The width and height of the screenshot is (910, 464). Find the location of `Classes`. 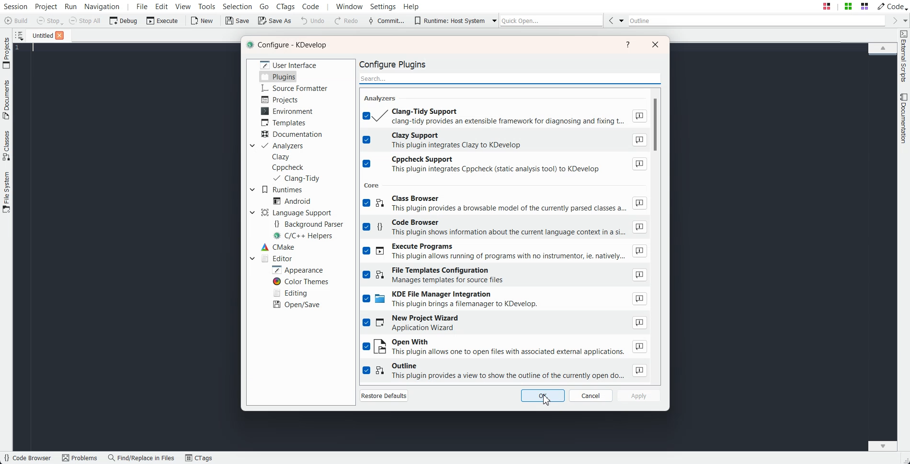

Classes is located at coordinates (7, 145).